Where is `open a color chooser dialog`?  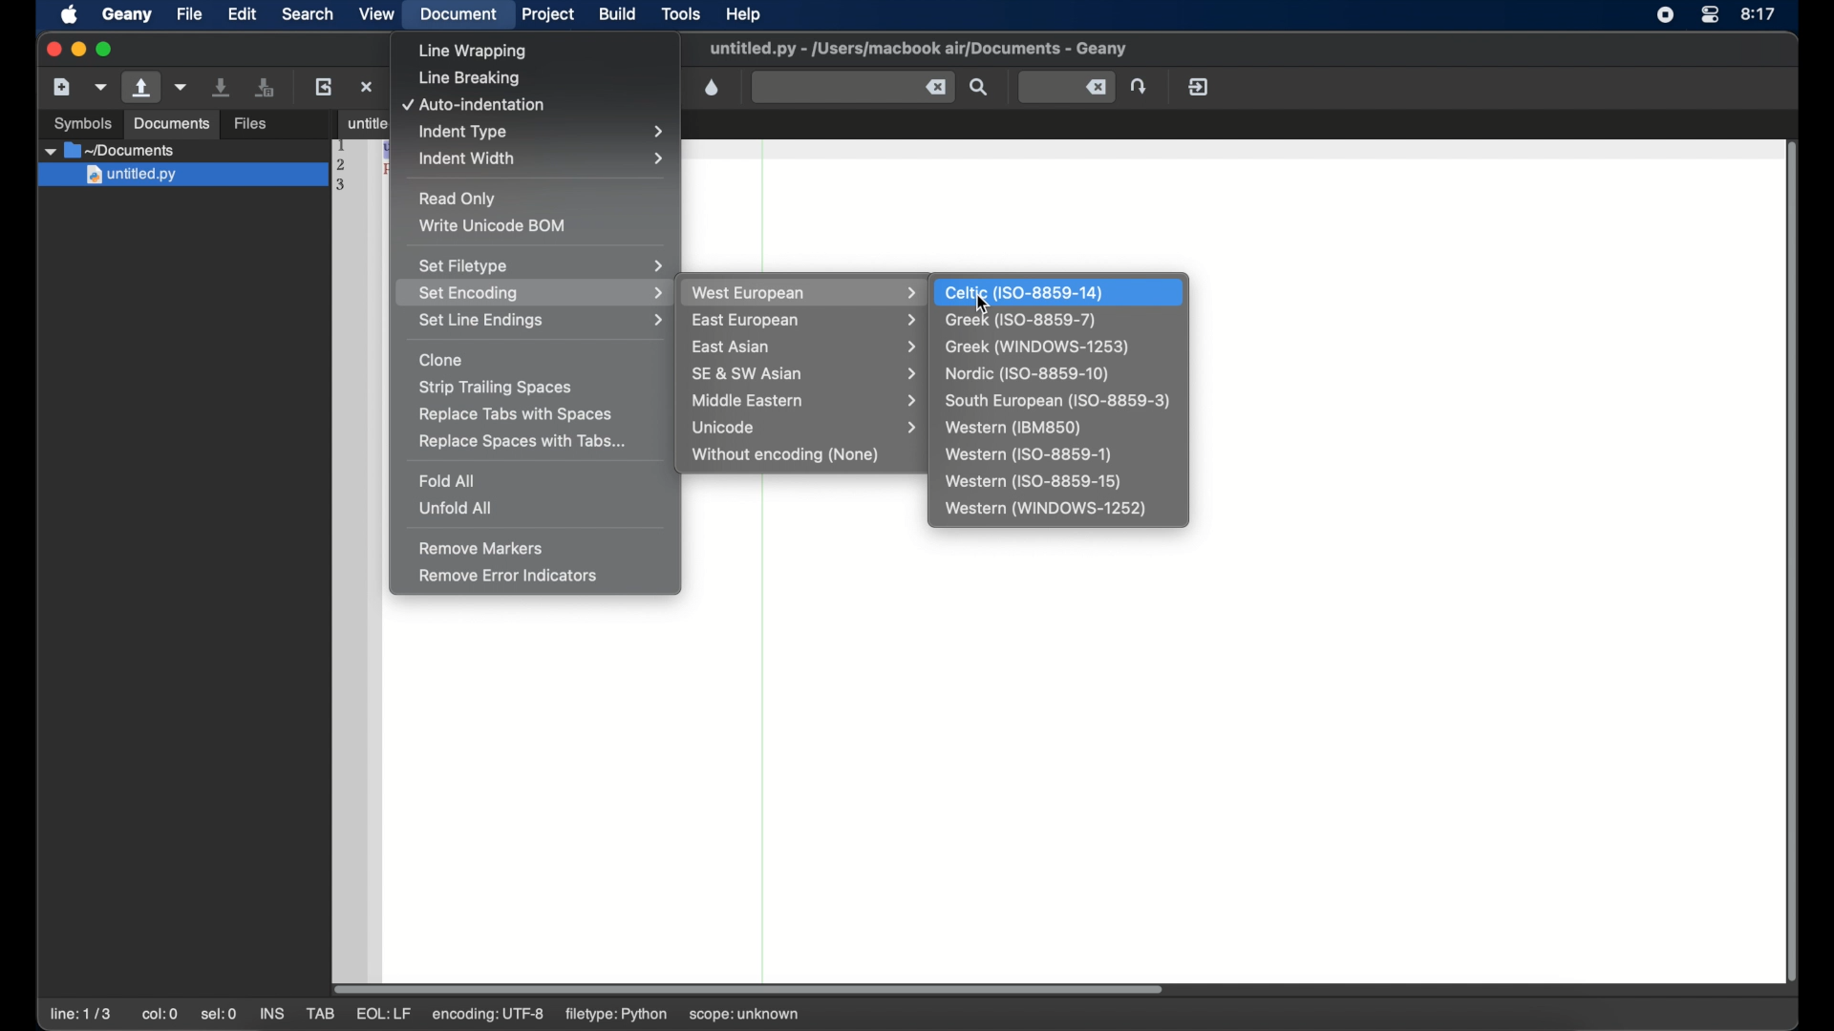 open a color chooser dialog is located at coordinates (713, 88).